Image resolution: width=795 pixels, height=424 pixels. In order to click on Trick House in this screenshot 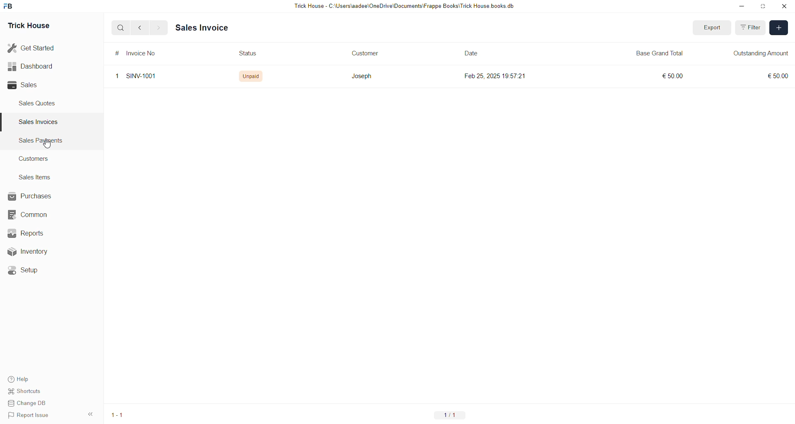, I will do `click(29, 26)`.